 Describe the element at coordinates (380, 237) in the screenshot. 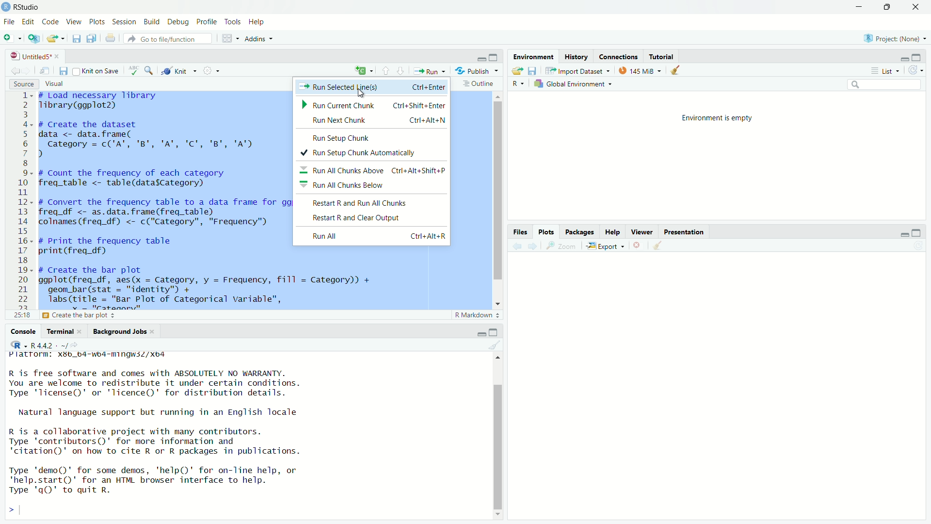

I see `| RunAll Ctrl+Alt+R |` at that location.